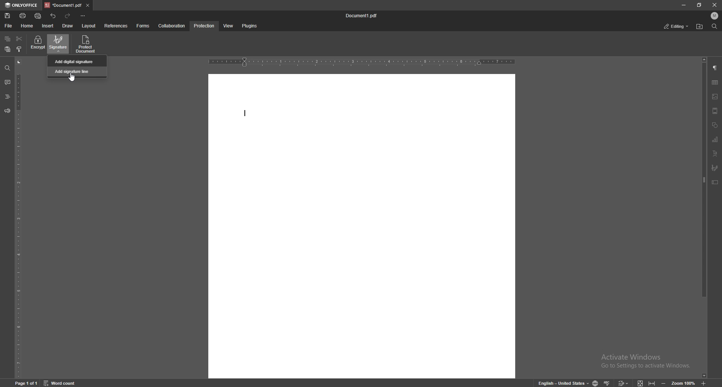 This screenshot has width=722, height=387. What do you see at coordinates (640, 358) in the screenshot?
I see `Activate windows` at bounding box center [640, 358].